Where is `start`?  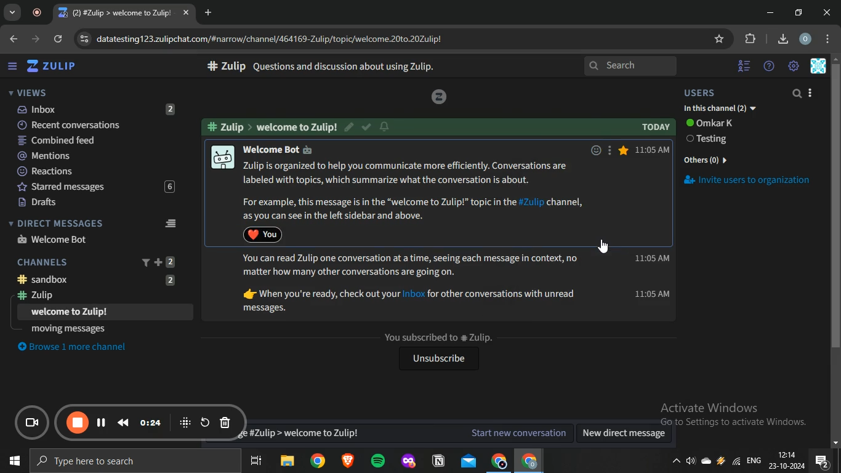 start is located at coordinates (12, 463).